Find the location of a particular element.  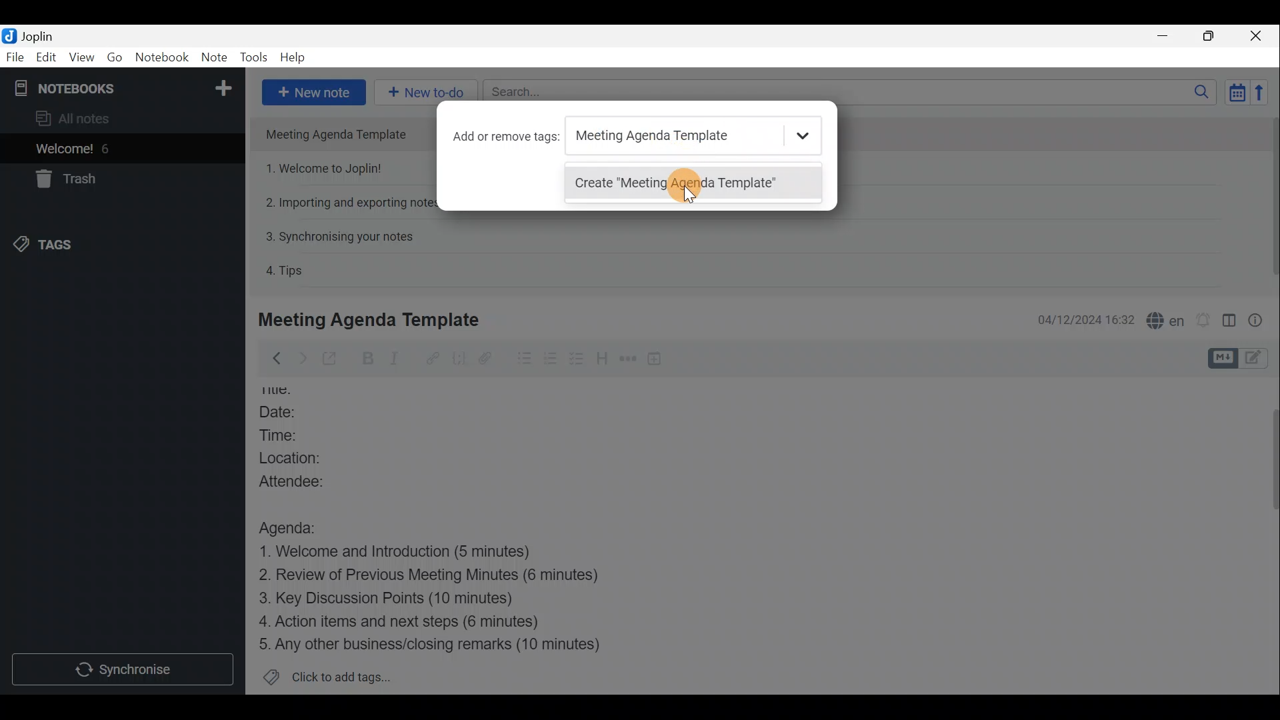

1. Welcome and Introduction (5 minutes) is located at coordinates (417, 553).